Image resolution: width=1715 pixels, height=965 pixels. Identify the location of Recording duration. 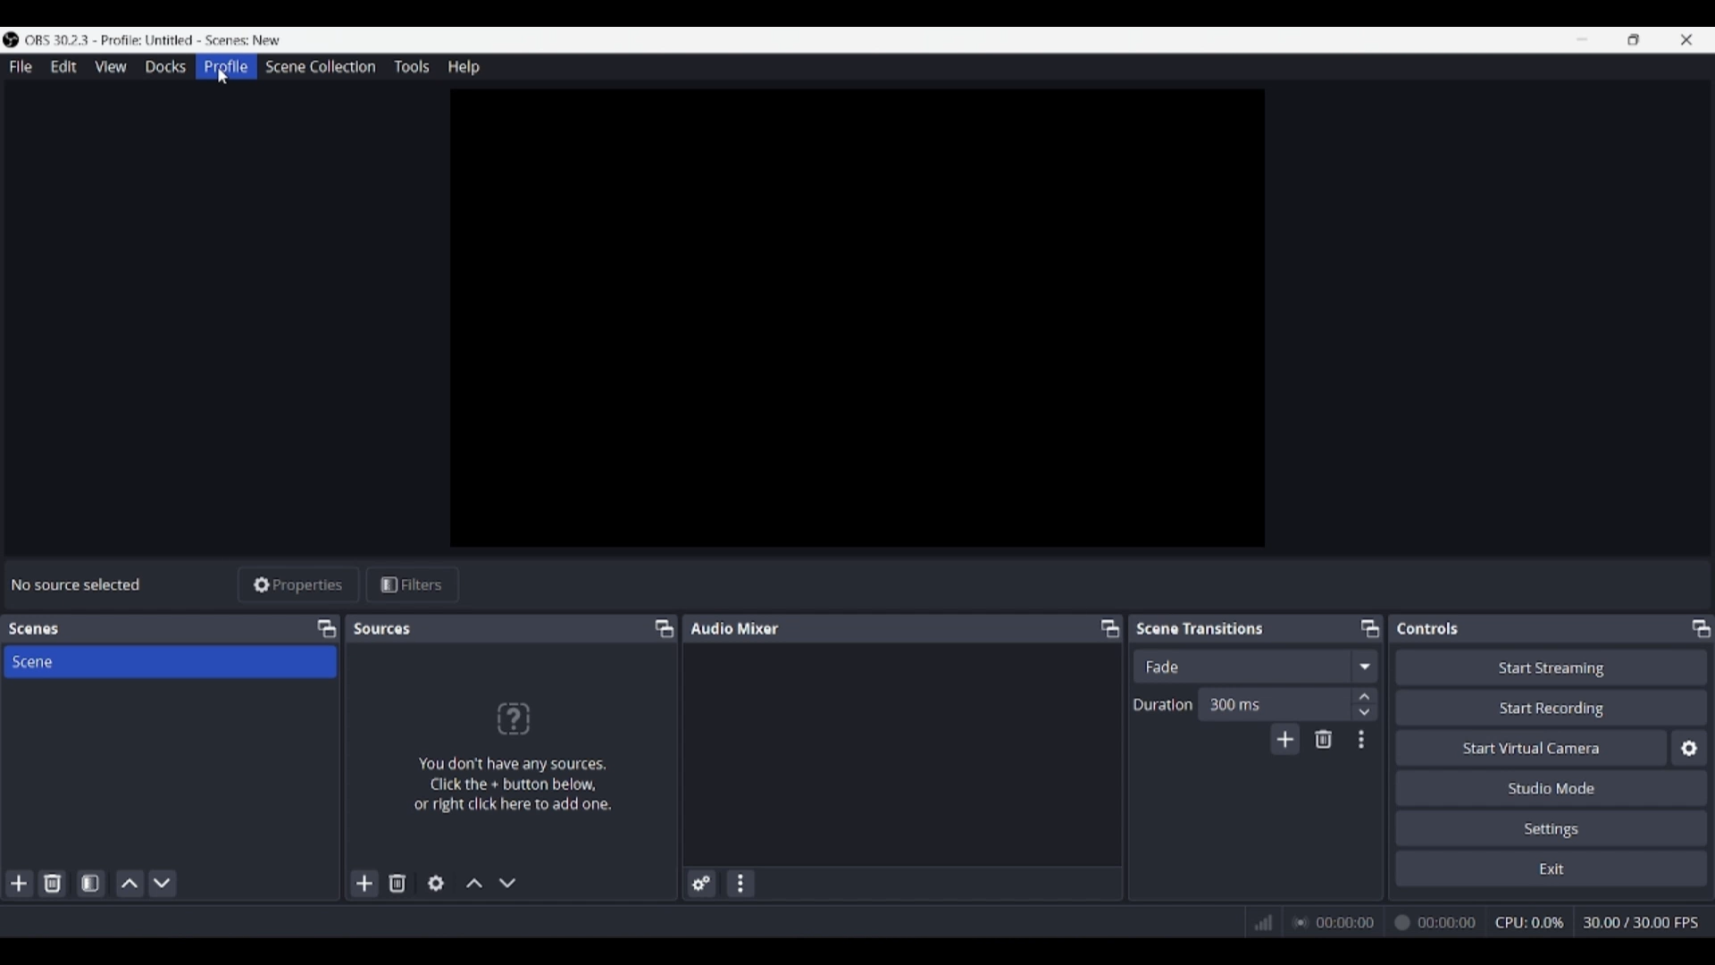
(1384, 923).